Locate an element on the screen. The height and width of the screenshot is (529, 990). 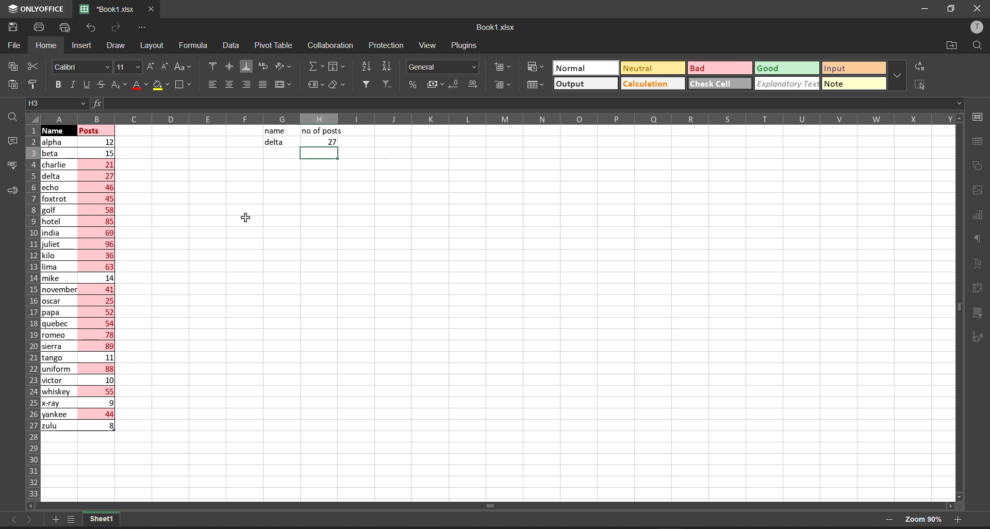
chart settings is located at coordinates (981, 216).